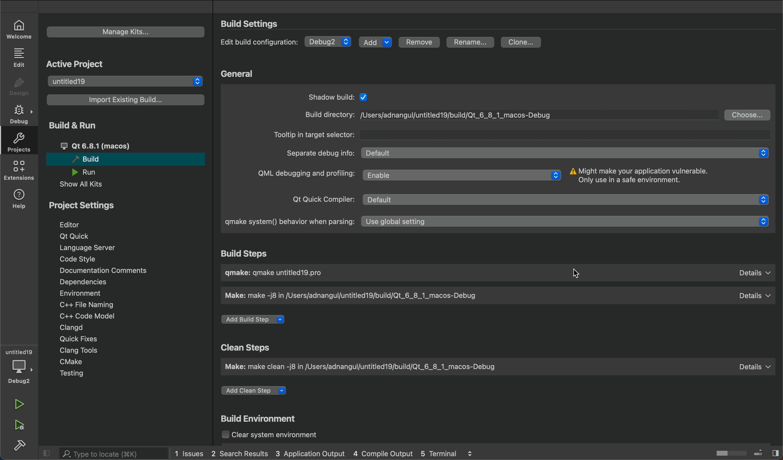 Image resolution: width=783 pixels, height=460 pixels. What do you see at coordinates (252, 24) in the screenshot?
I see `build setting` at bounding box center [252, 24].